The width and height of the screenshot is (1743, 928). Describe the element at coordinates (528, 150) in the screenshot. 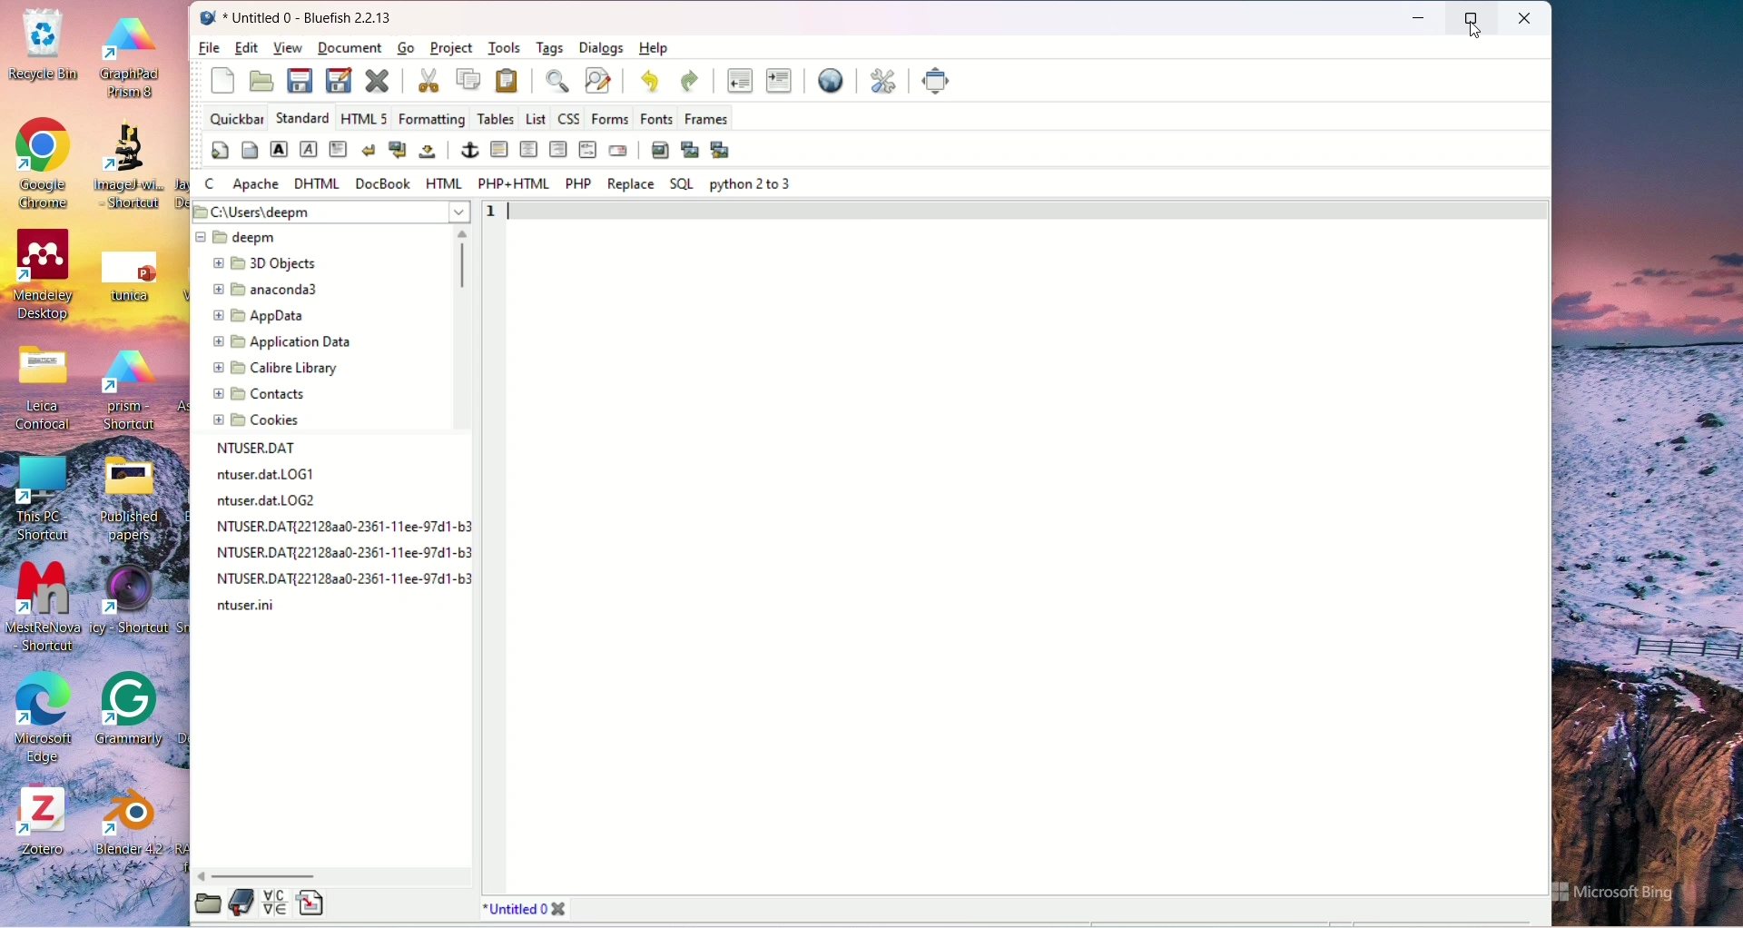

I see `center` at that location.